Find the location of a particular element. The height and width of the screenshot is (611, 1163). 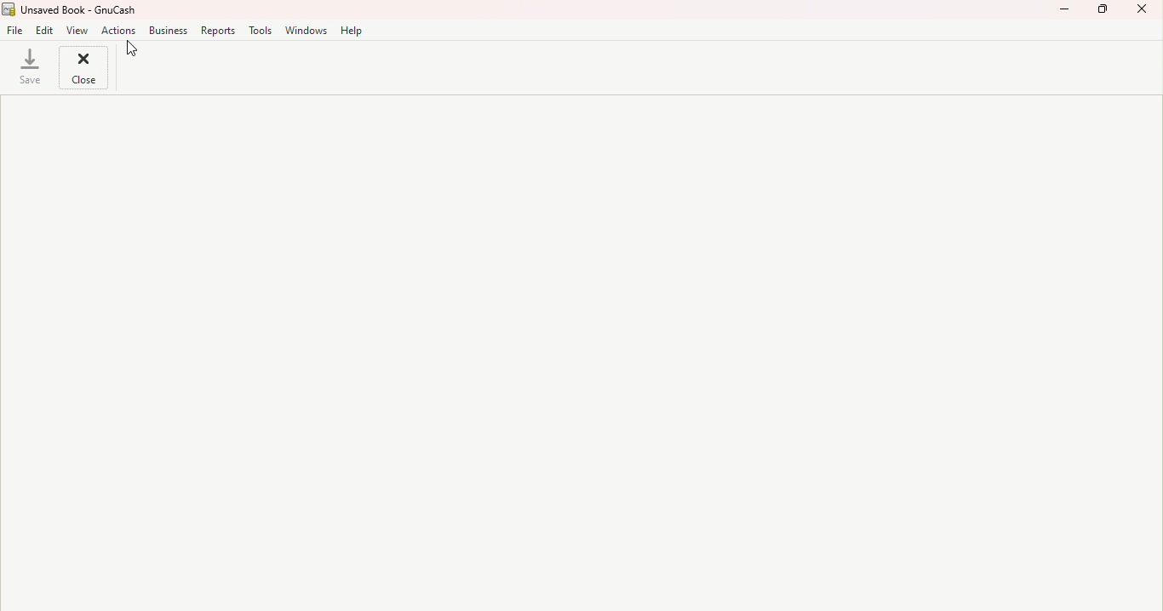

Help is located at coordinates (352, 31).